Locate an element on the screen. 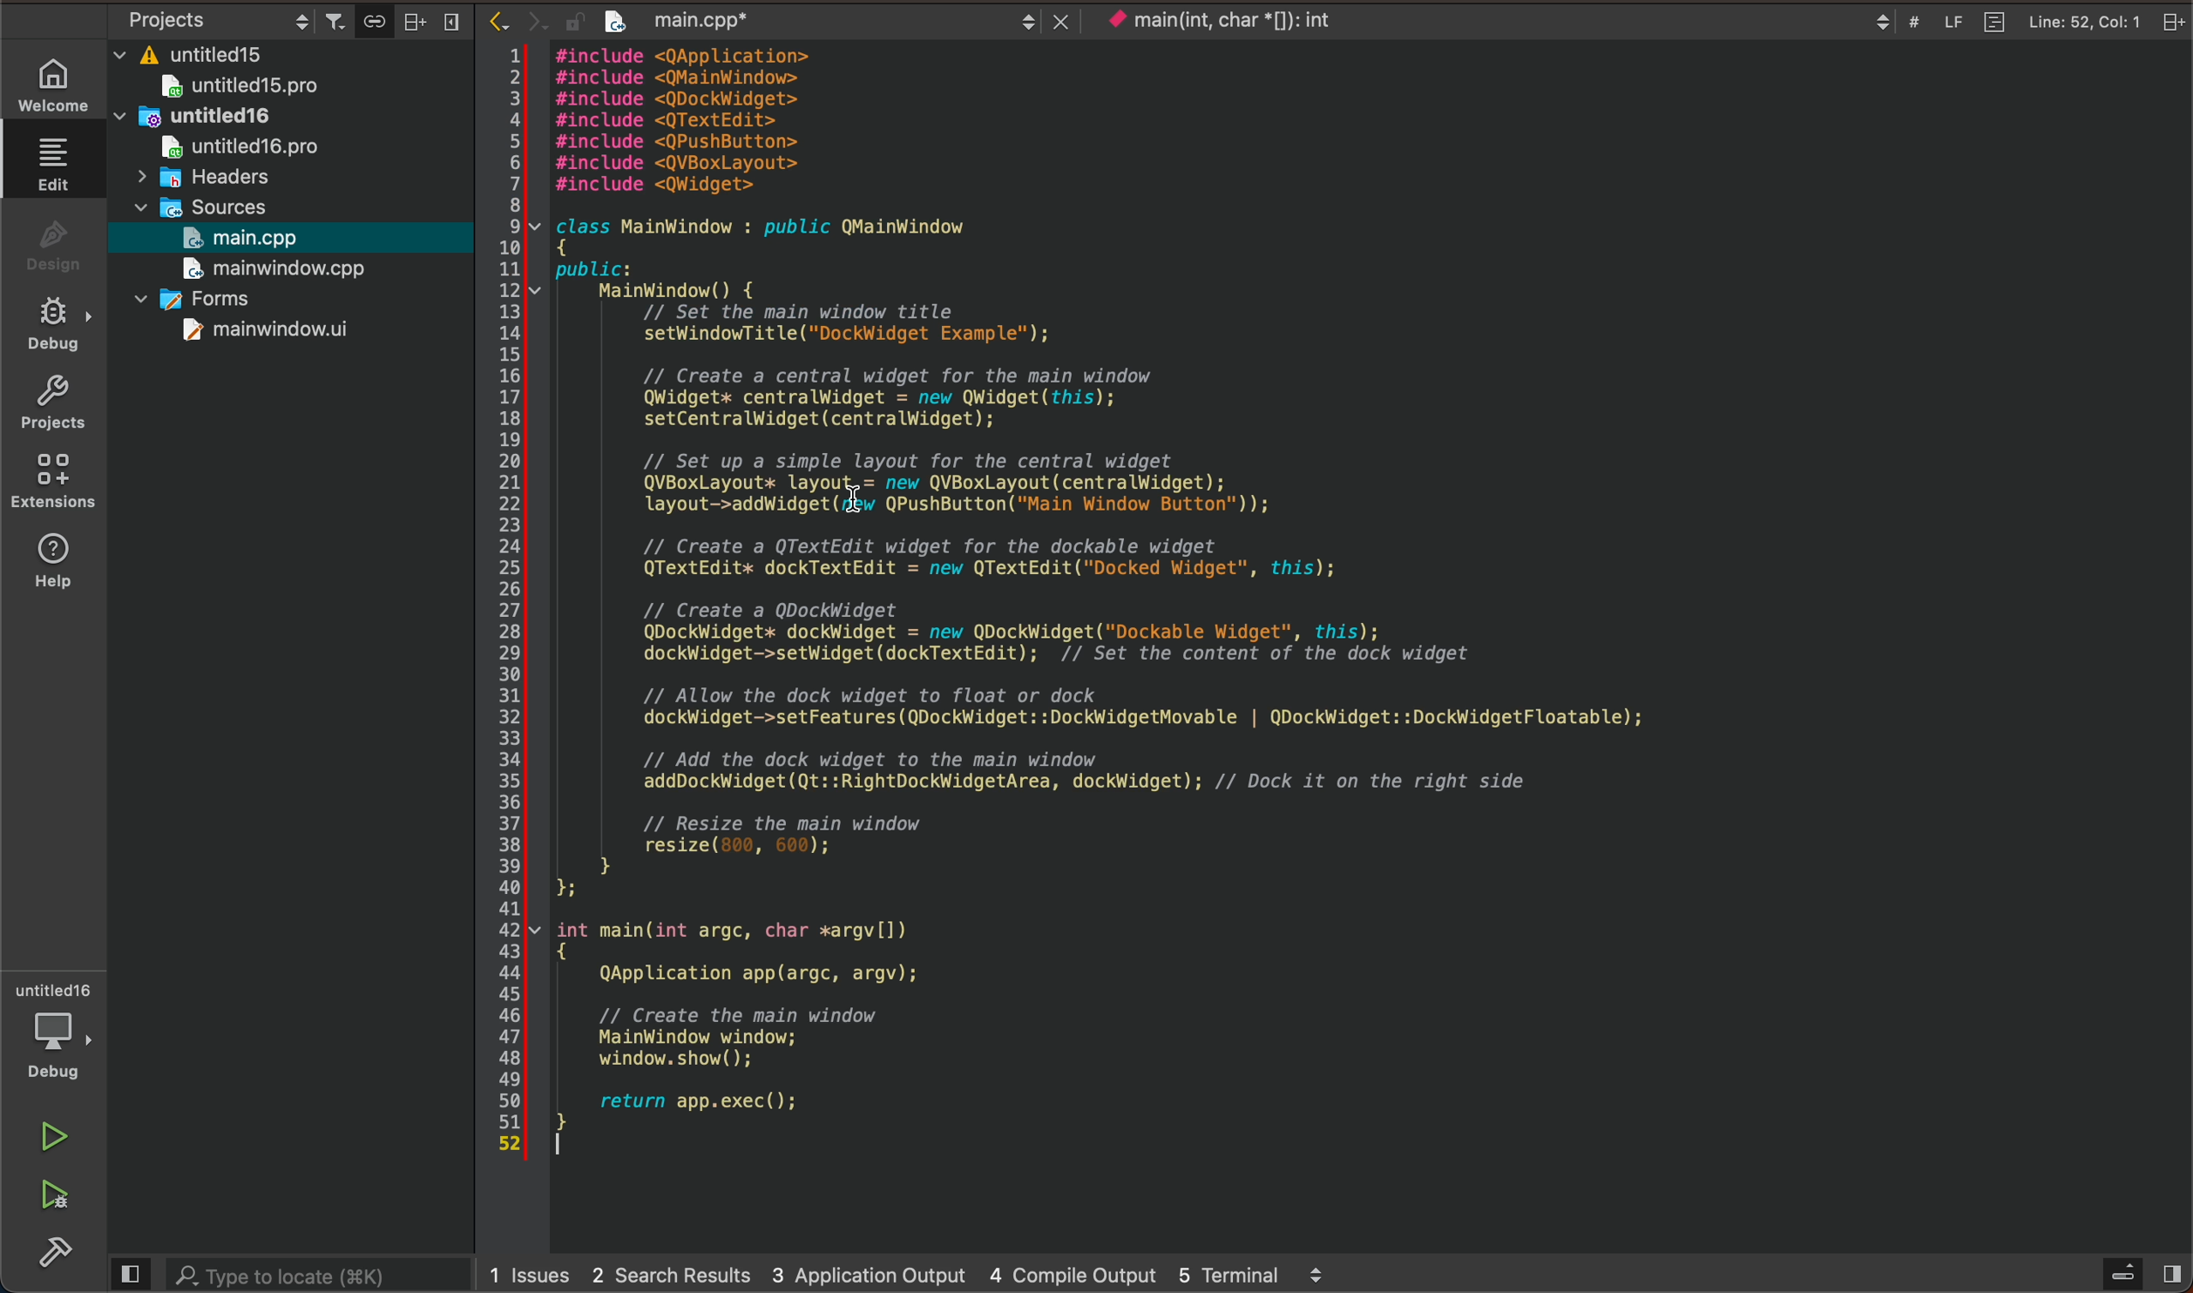 This screenshot has height=1293, width=2193. close slidebar is located at coordinates (132, 1275).